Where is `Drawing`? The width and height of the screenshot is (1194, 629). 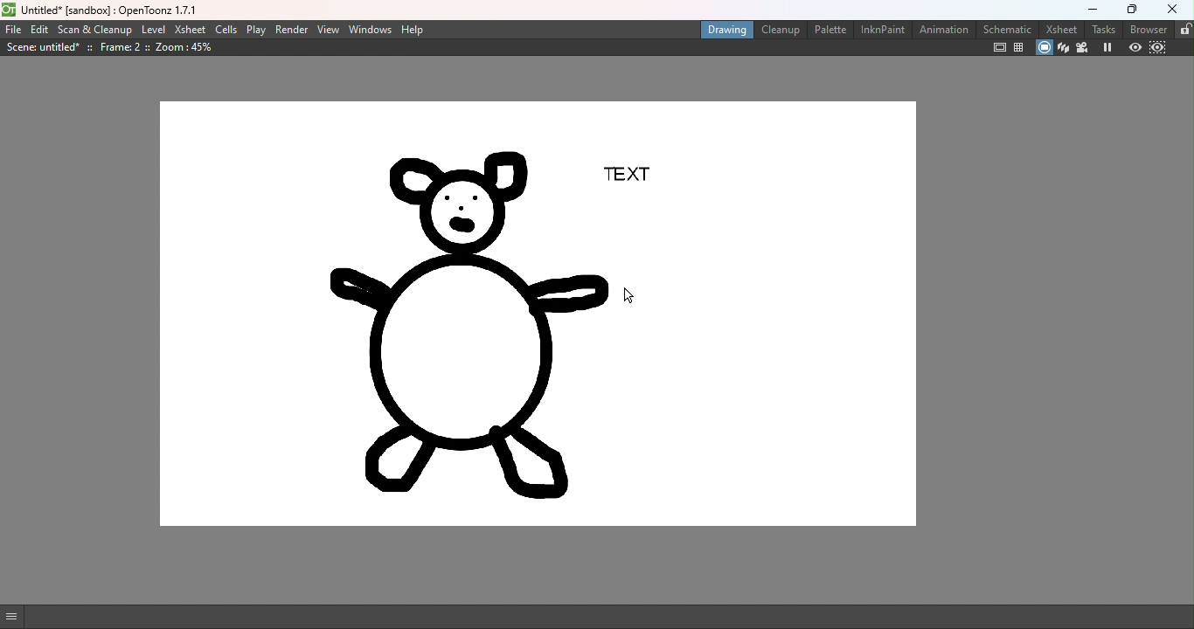 Drawing is located at coordinates (725, 31).